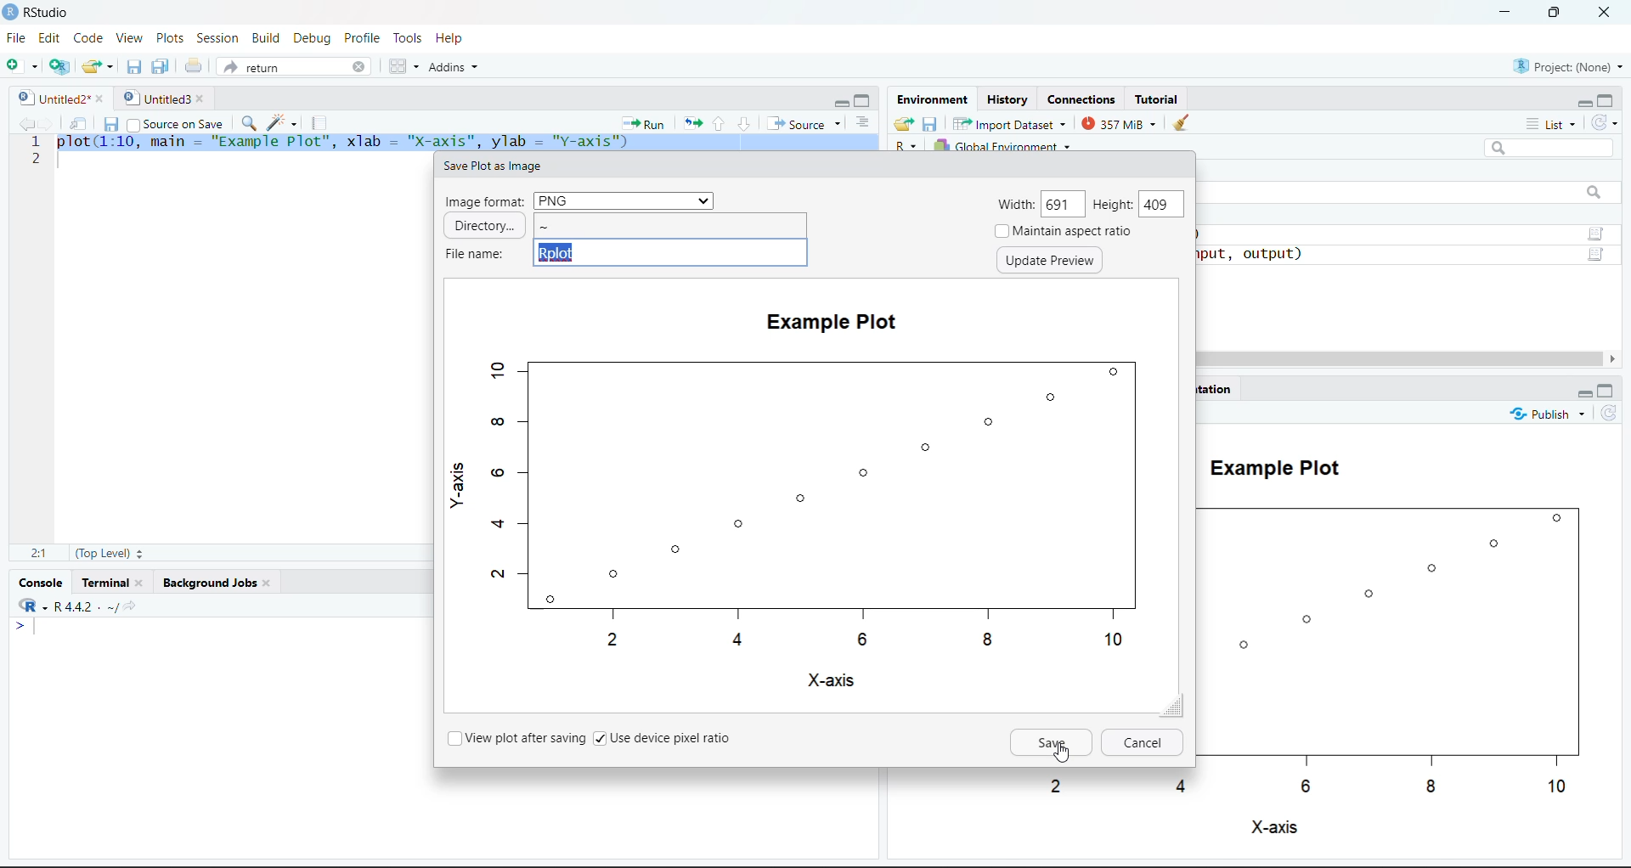 Image resolution: width=1631 pixels, height=868 pixels. I want to click on Create a project, so click(59, 66).